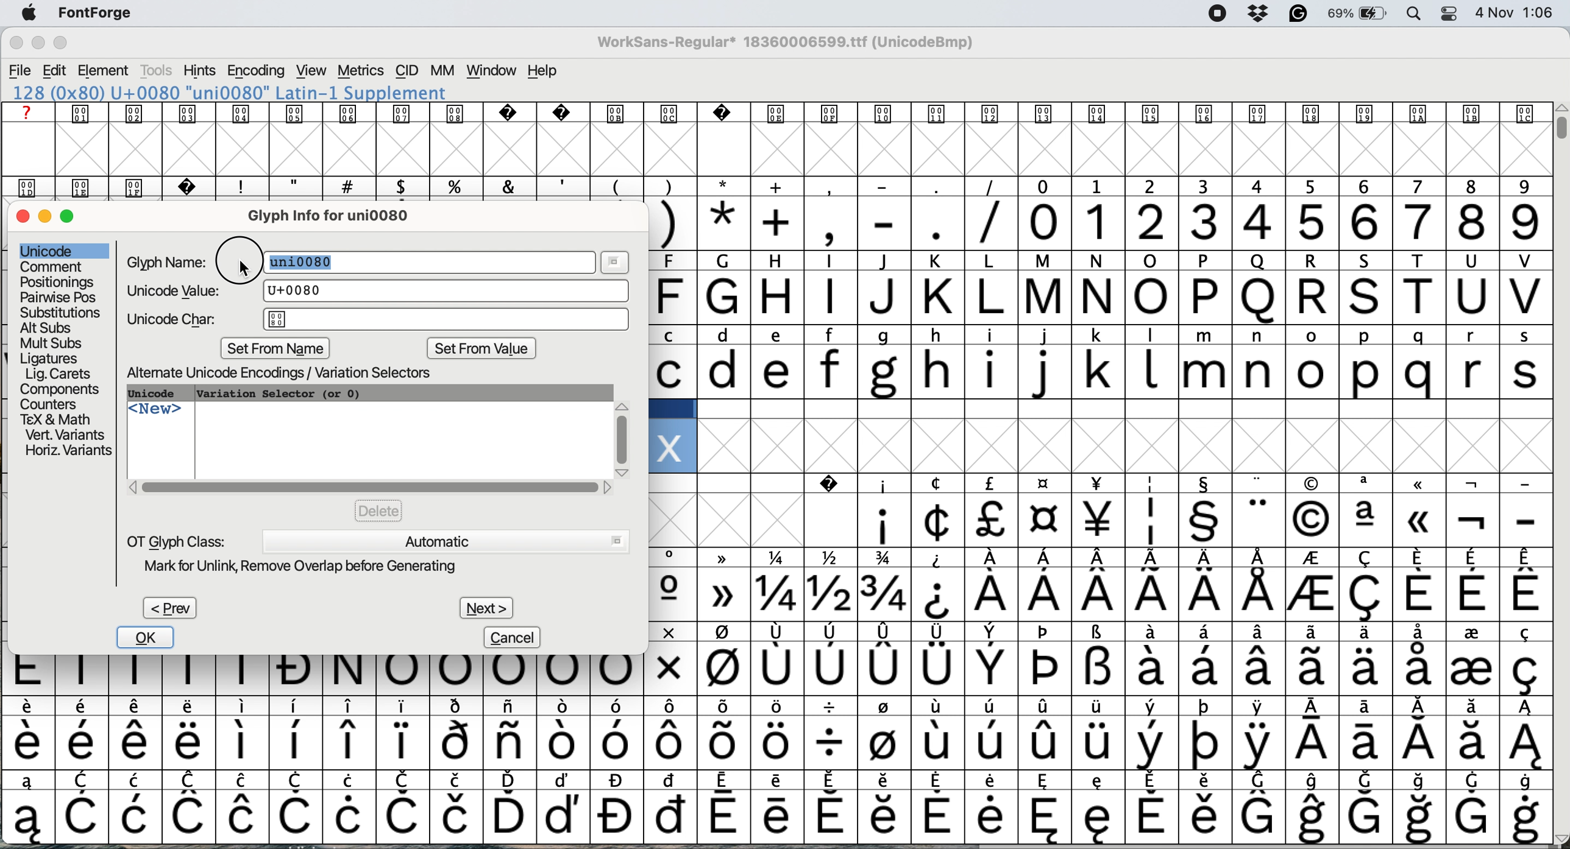  Describe the element at coordinates (407, 71) in the screenshot. I see `cid` at that location.